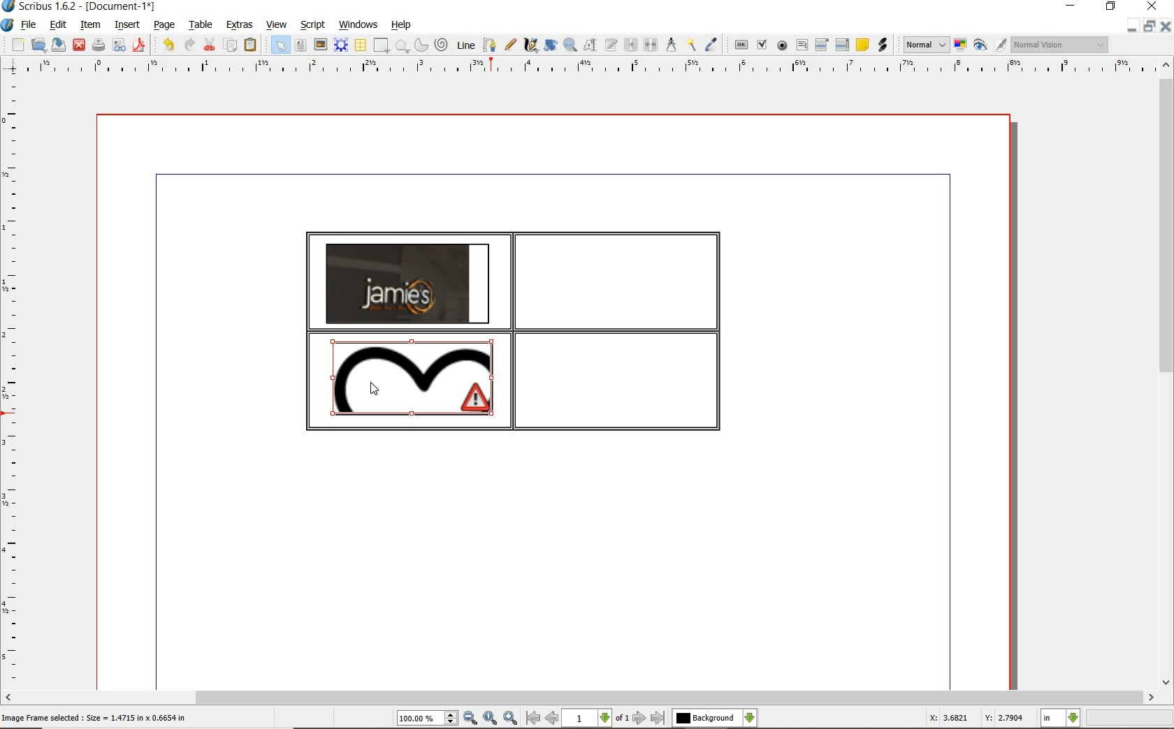 The image size is (1174, 729). What do you see at coordinates (590, 45) in the screenshot?
I see `edit contents of frame` at bounding box center [590, 45].